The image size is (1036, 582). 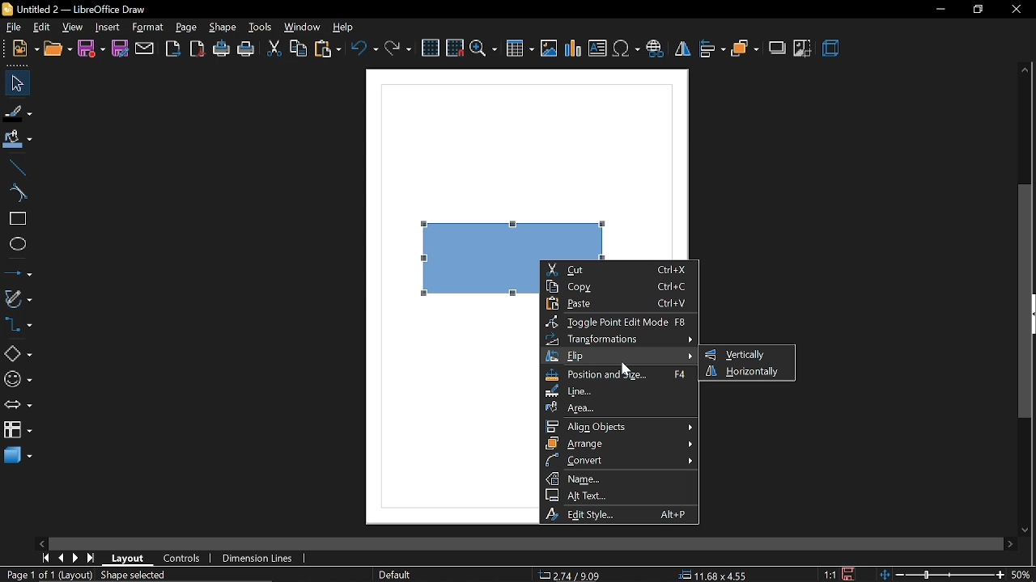 I want to click on grid, so click(x=430, y=48).